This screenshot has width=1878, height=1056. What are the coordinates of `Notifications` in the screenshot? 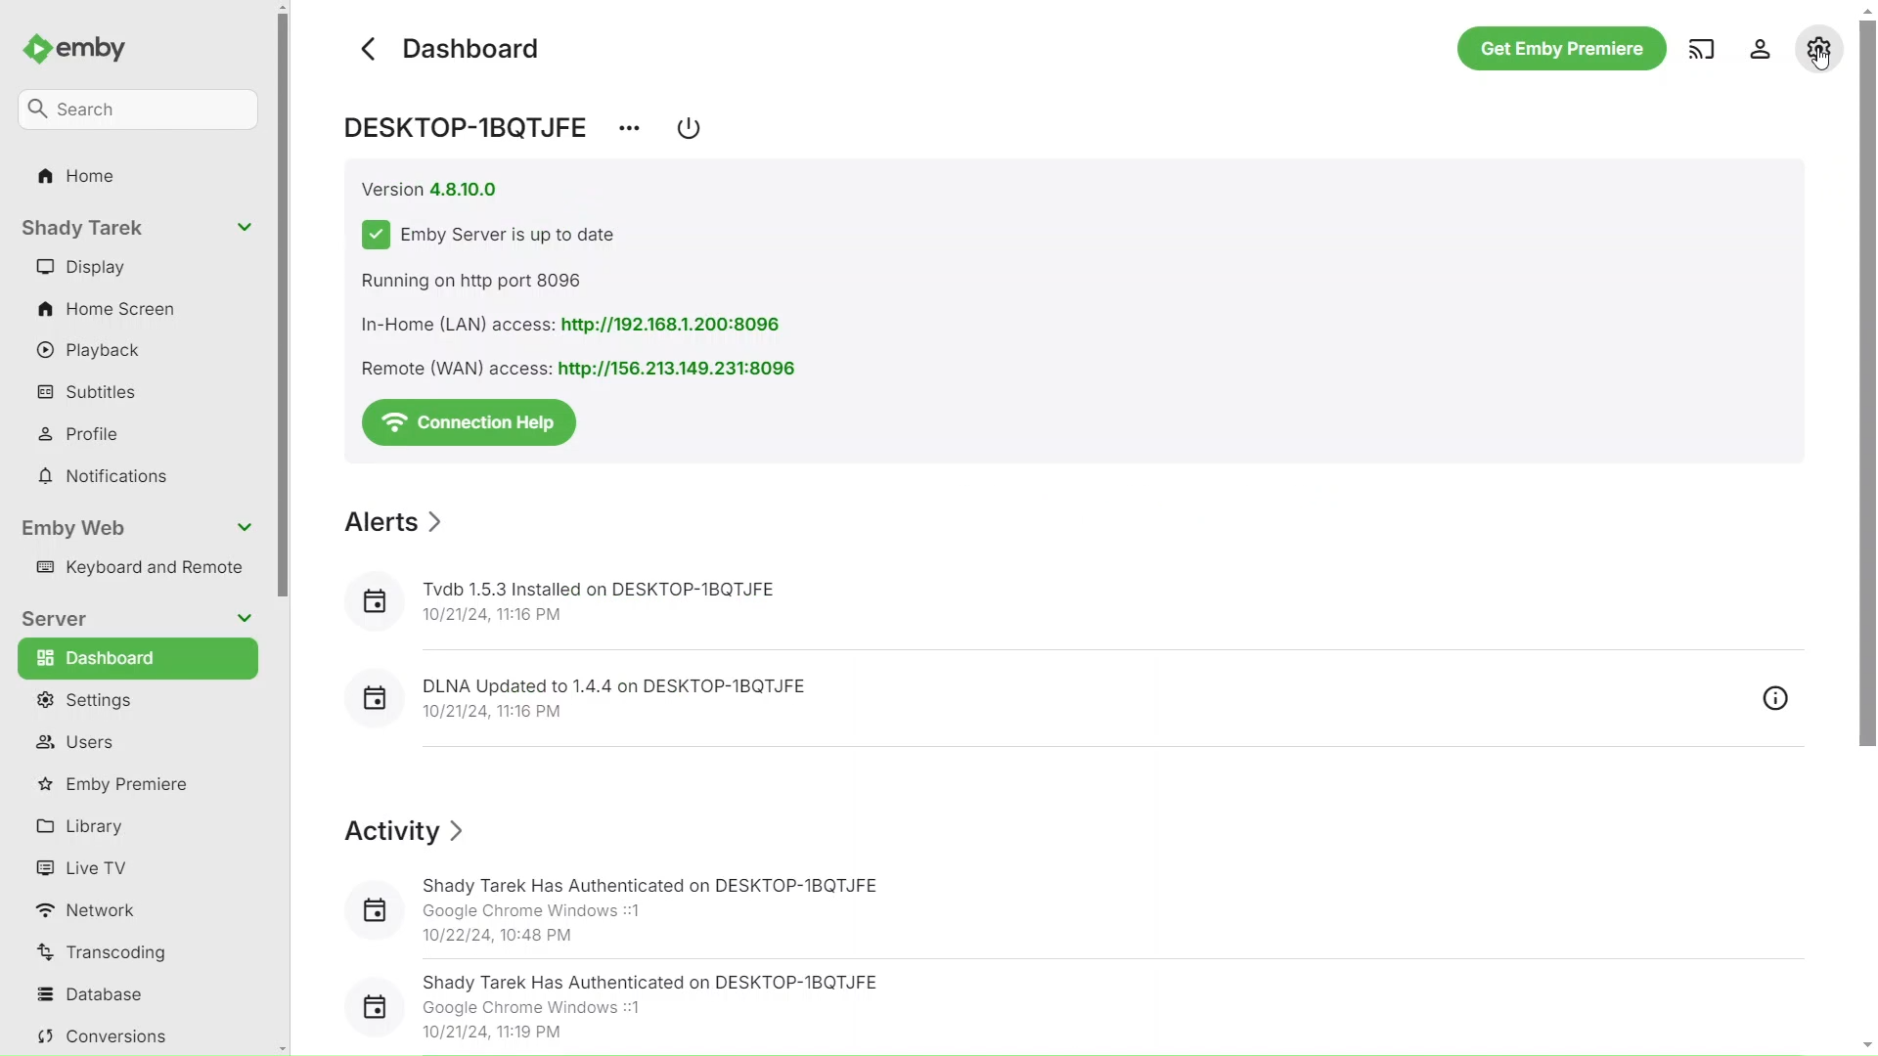 It's located at (101, 478).